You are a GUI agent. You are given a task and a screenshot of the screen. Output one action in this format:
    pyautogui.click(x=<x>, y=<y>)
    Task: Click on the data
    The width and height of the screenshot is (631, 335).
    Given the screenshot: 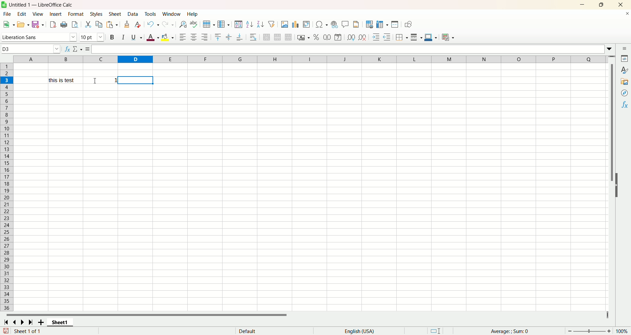 What is the action you would take?
    pyautogui.click(x=133, y=14)
    